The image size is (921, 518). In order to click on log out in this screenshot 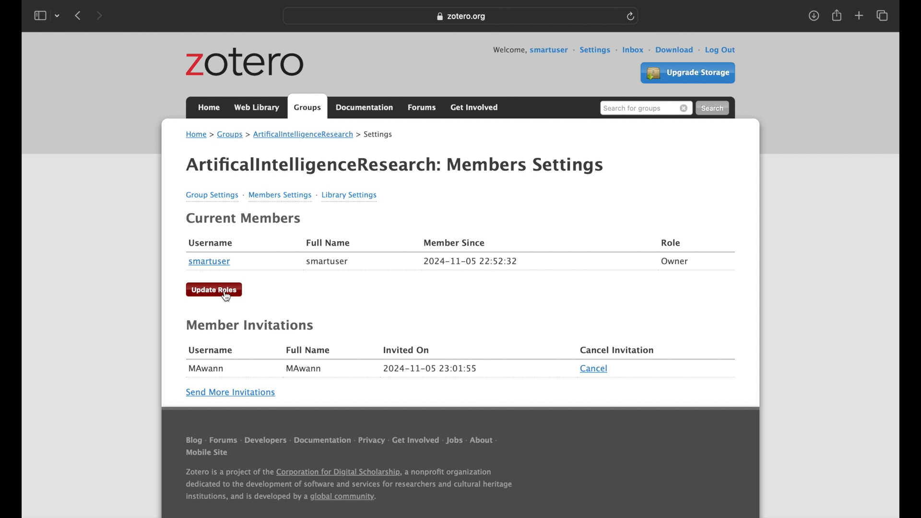, I will do `click(722, 50)`.